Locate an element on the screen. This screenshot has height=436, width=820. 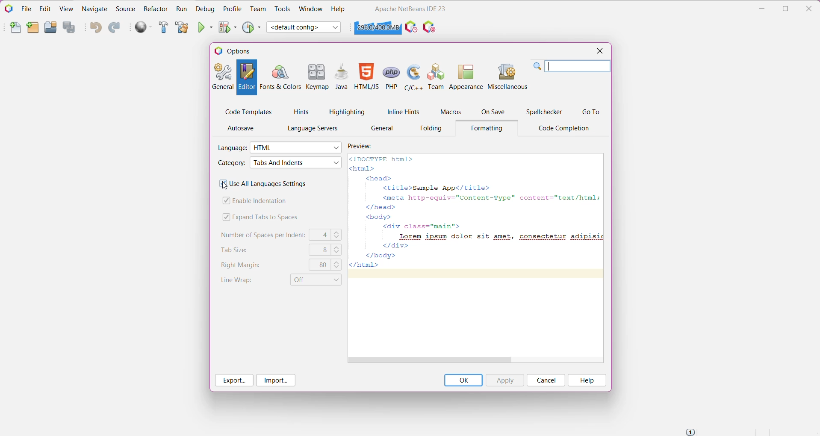
Close is located at coordinates (811, 7).